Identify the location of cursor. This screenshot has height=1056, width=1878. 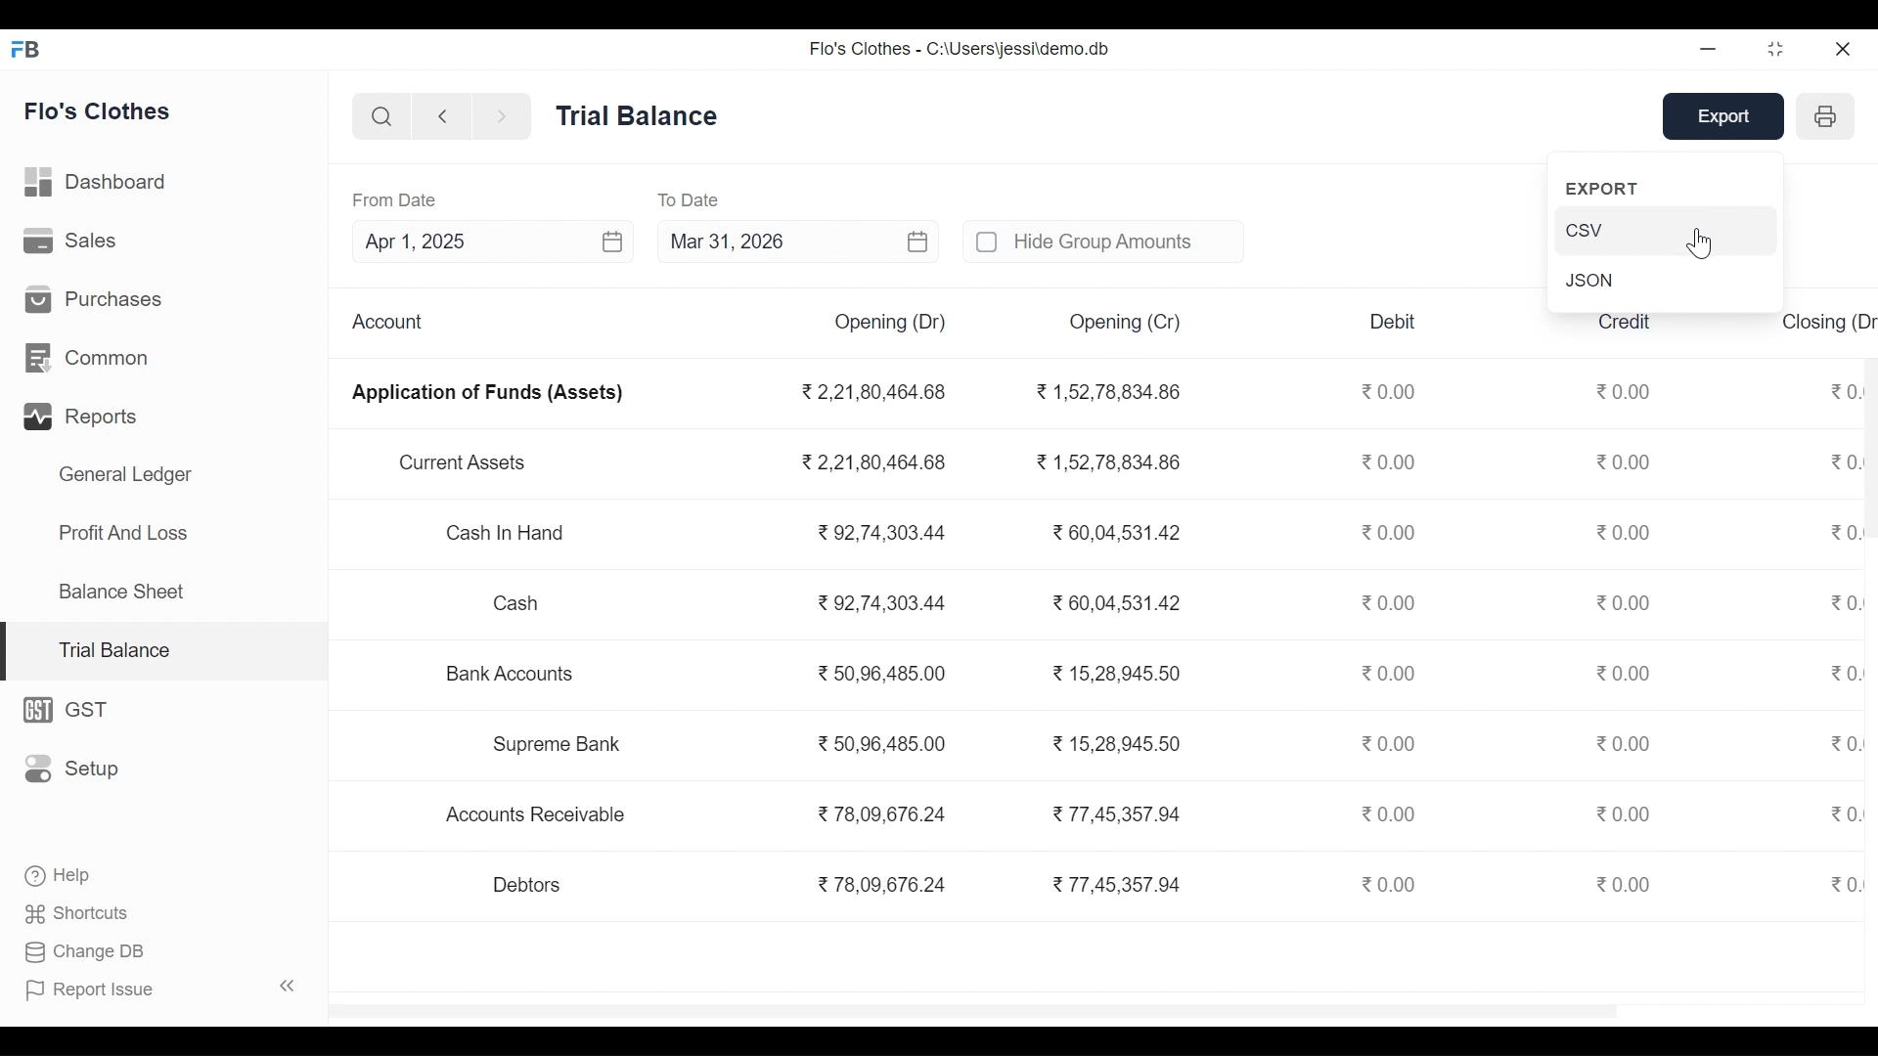
(1706, 242).